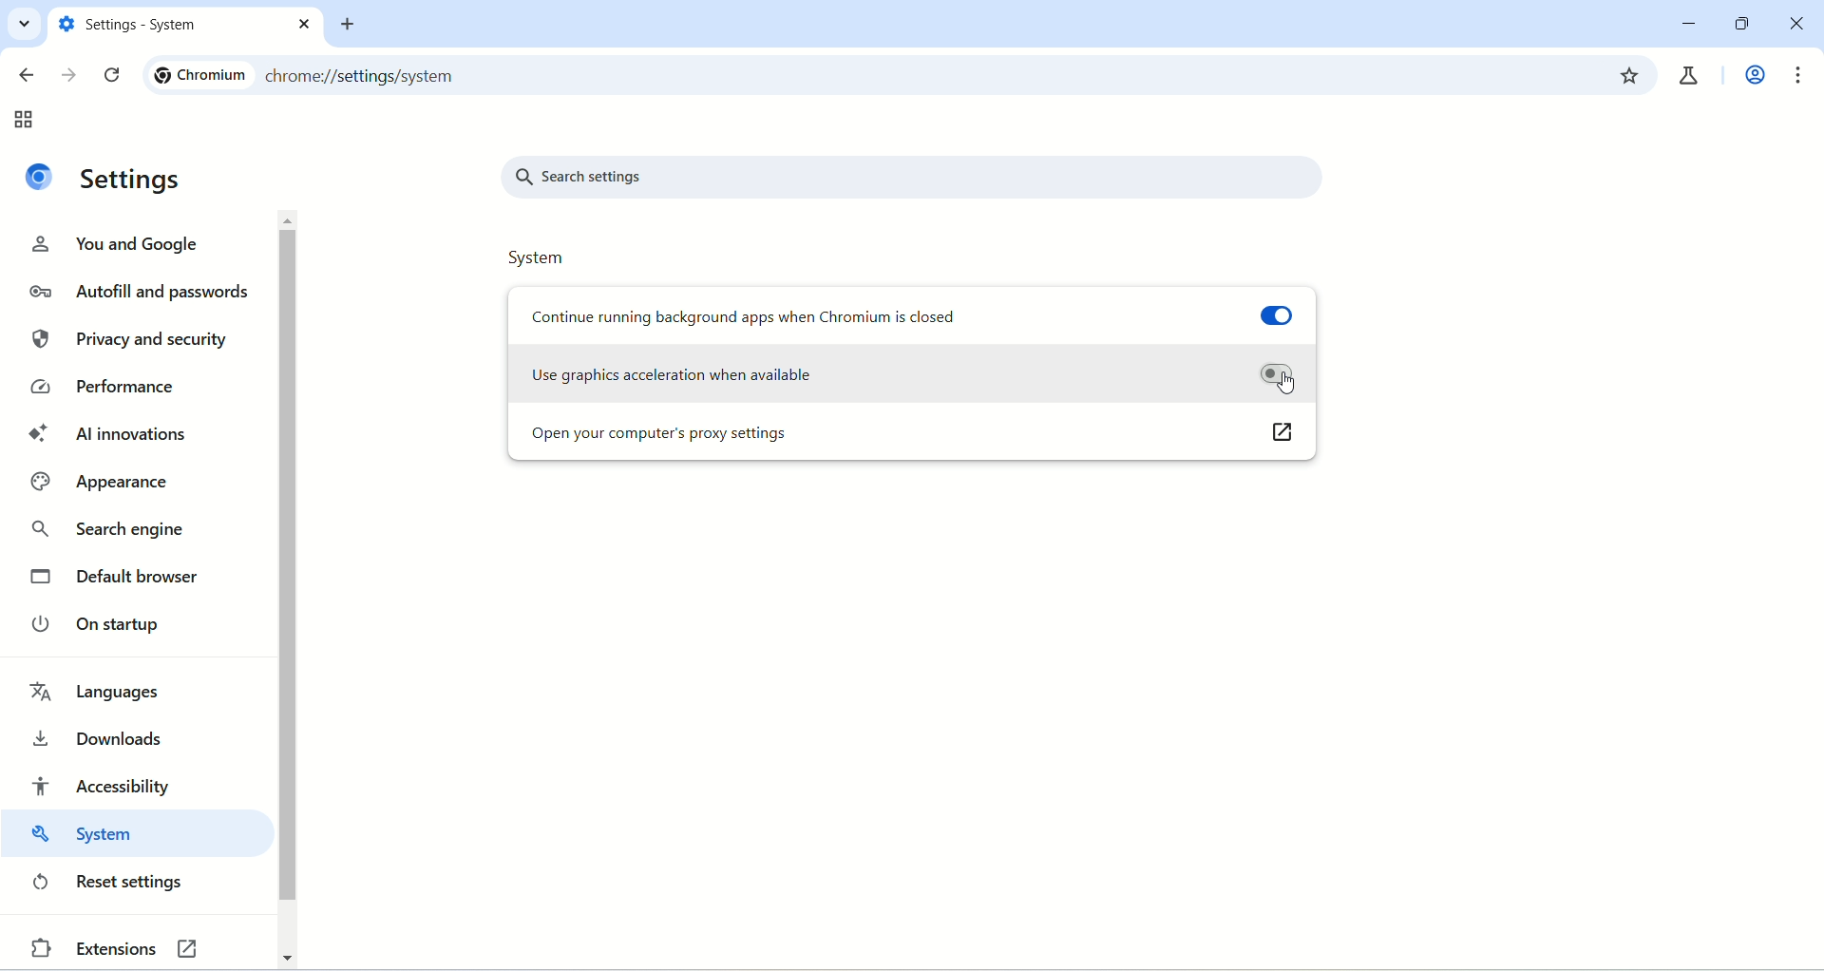  What do you see at coordinates (1276, 373) in the screenshot?
I see `toggle button` at bounding box center [1276, 373].